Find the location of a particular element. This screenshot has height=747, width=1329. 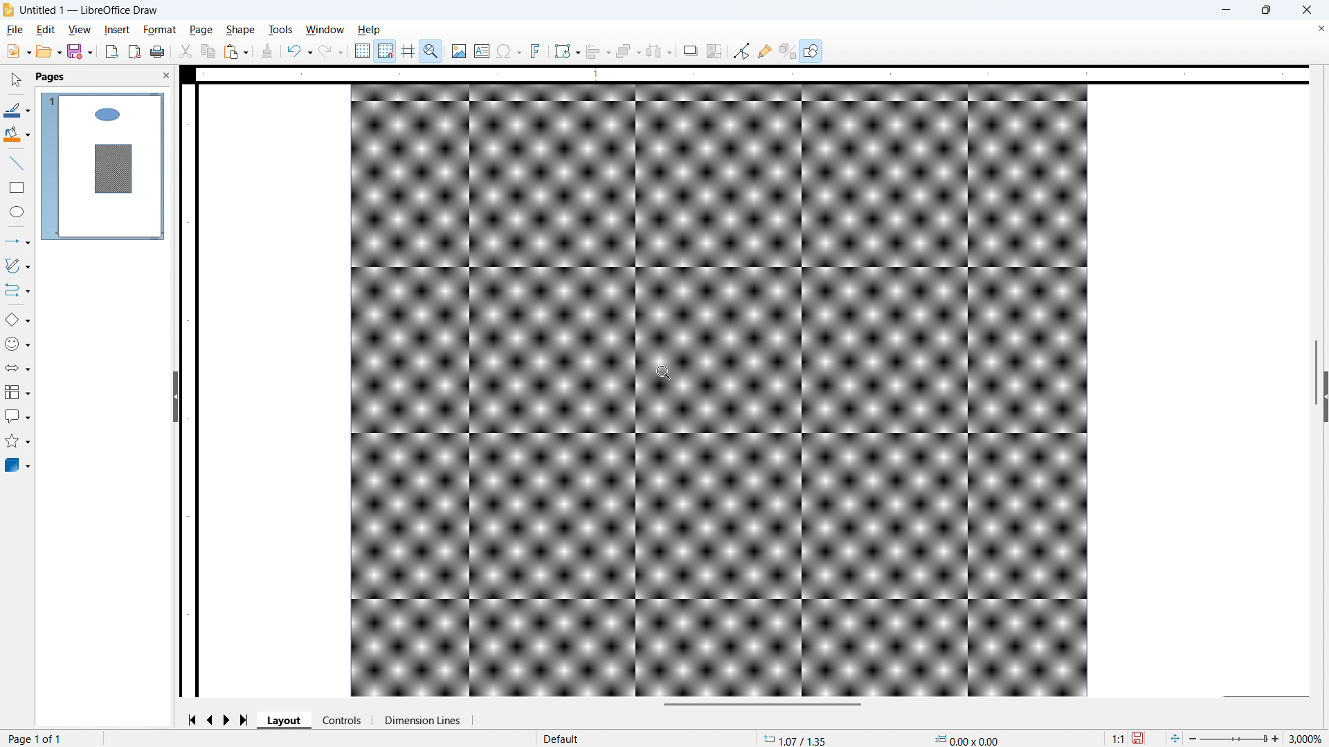

Help  is located at coordinates (370, 30).